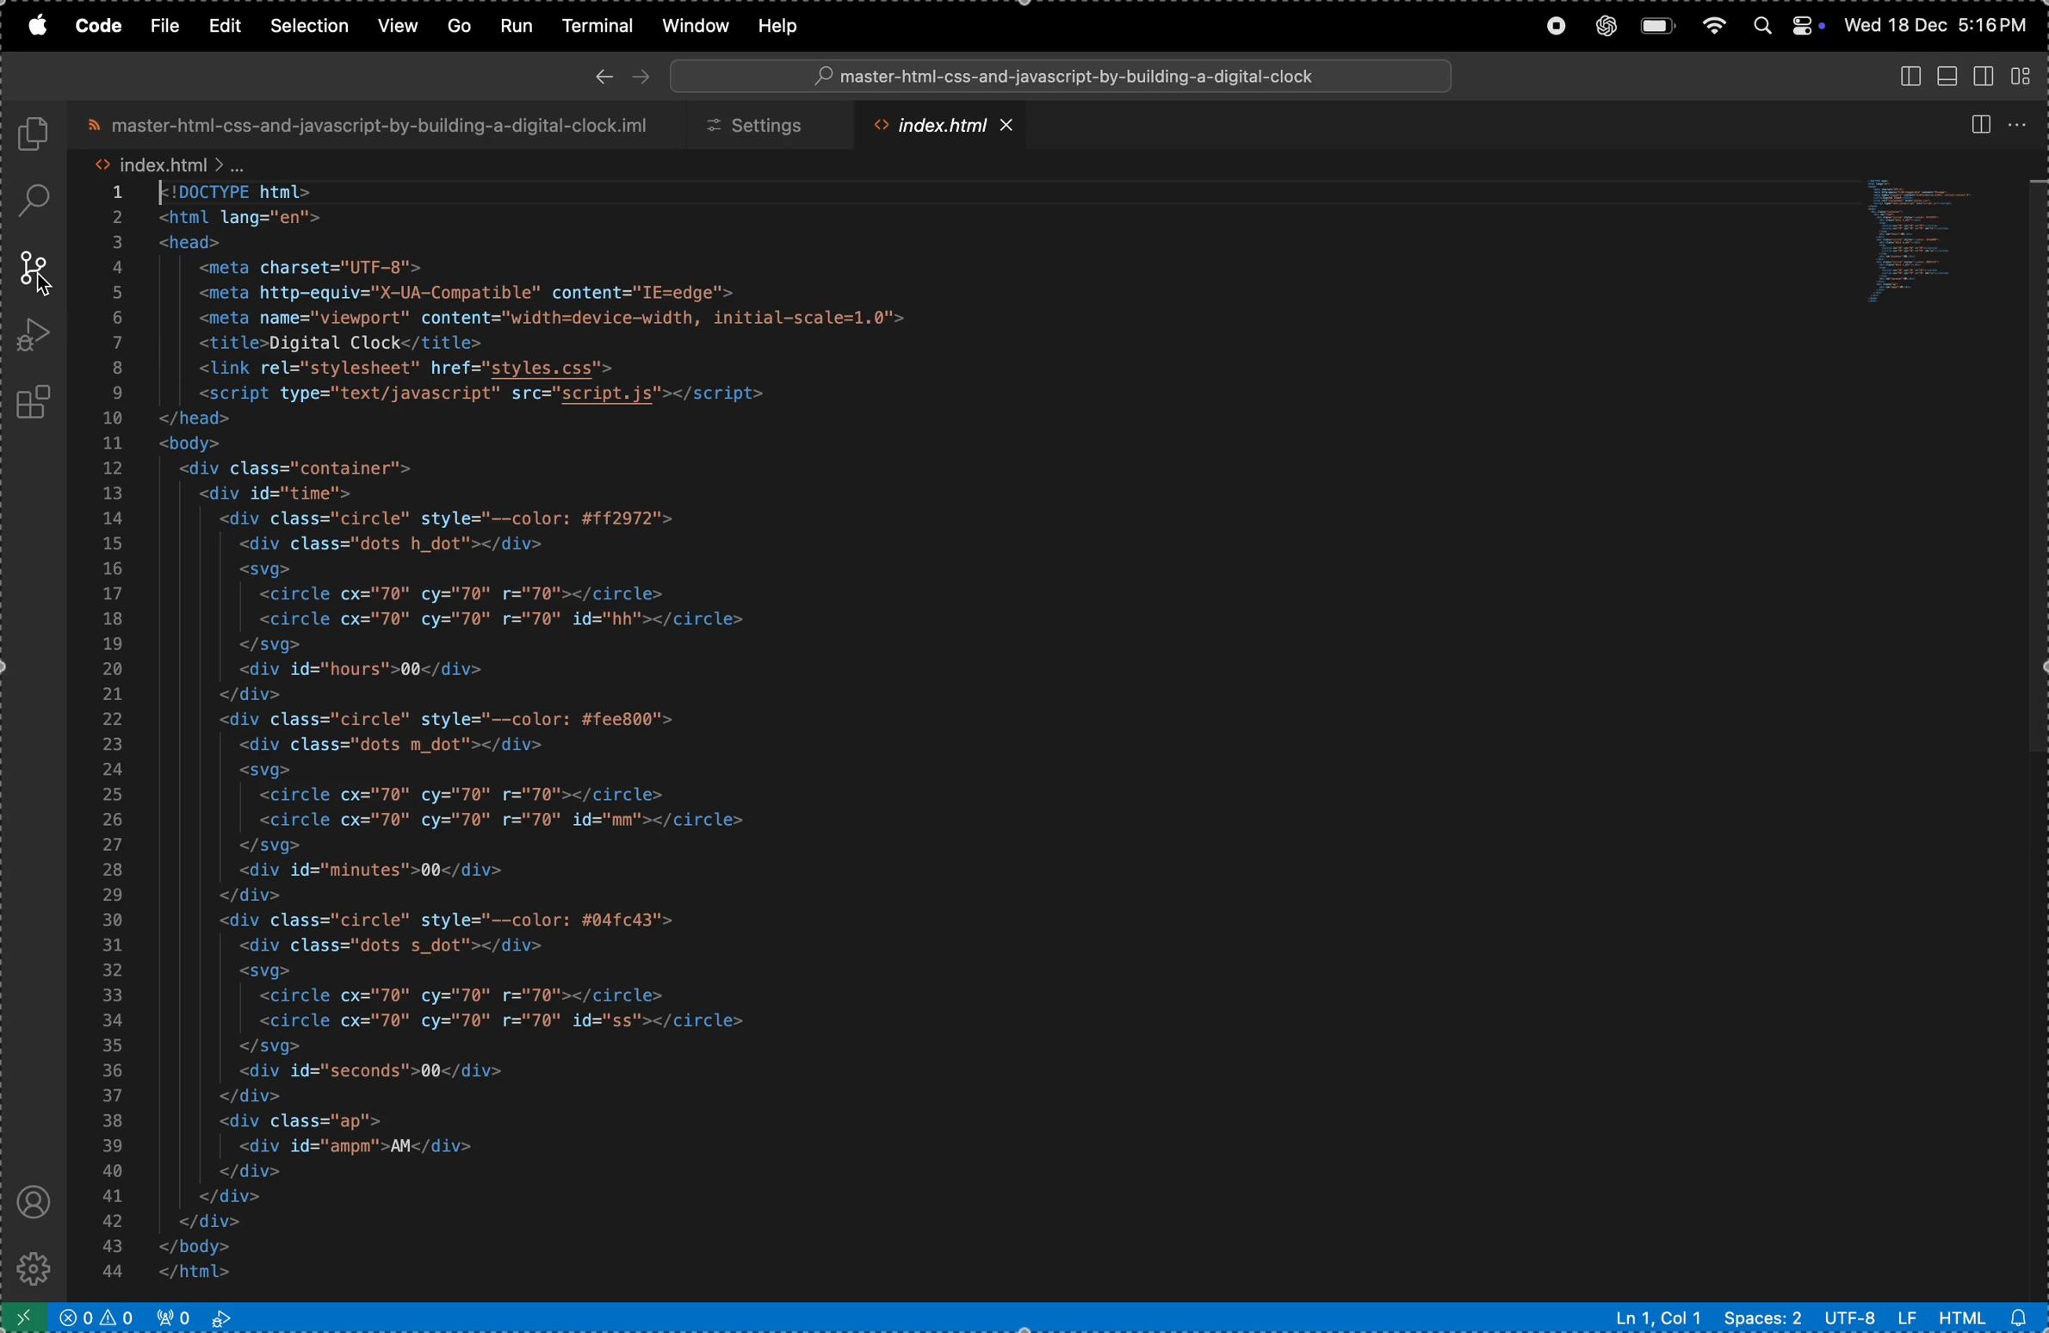 This screenshot has height=1333, width=2049. What do you see at coordinates (195, 1245) in the screenshot?
I see `</body>` at bounding box center [195, 1245].